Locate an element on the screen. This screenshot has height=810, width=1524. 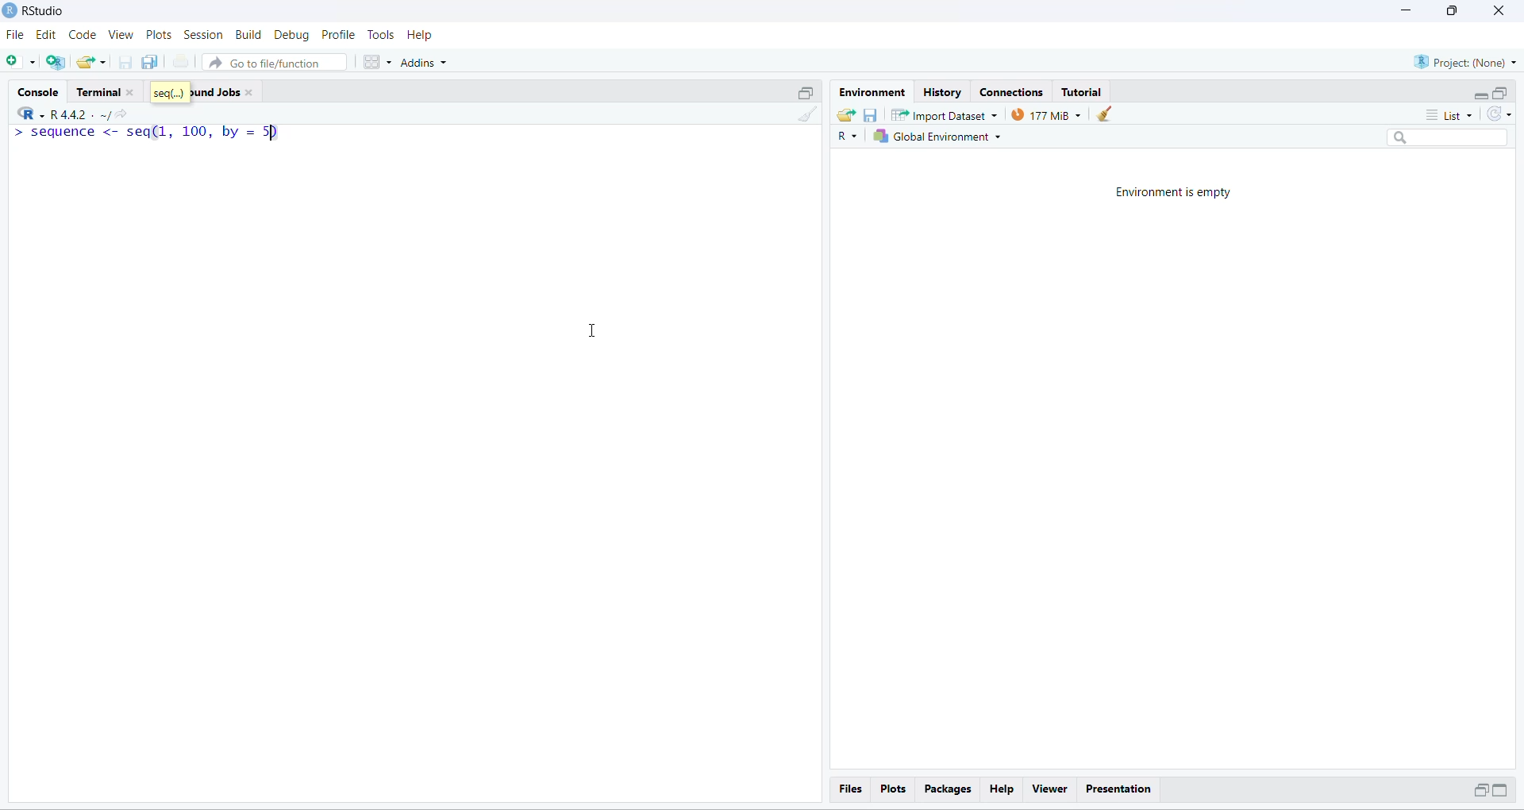
close is located at coordinates (132, 93).